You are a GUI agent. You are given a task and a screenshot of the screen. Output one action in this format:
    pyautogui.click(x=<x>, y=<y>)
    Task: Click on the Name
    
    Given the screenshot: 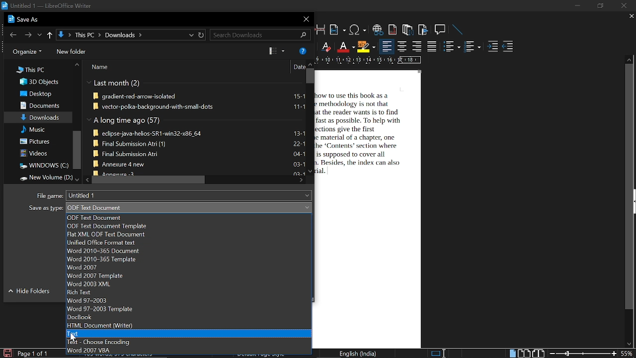 What is the action you would take?
    pyautogui.click(x=102, y=68)
    